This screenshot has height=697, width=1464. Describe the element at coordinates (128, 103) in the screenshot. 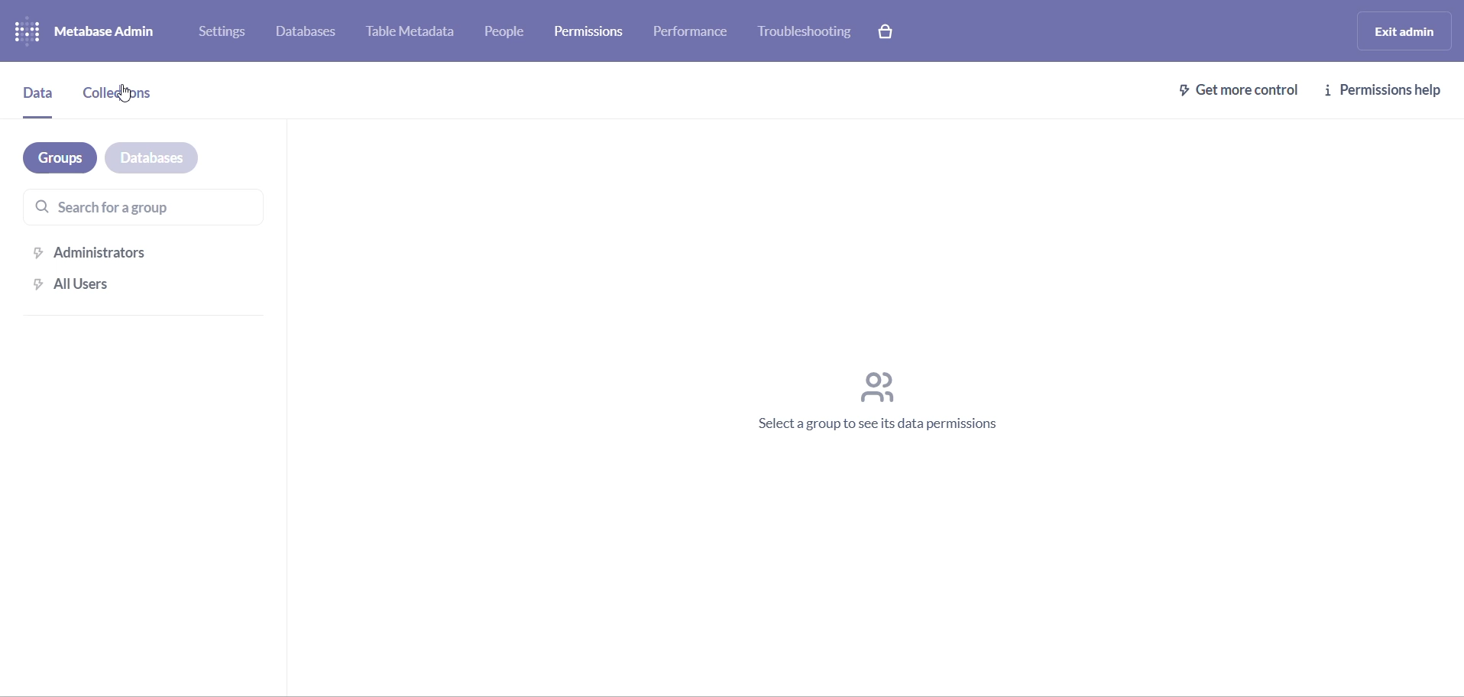

I see `collection` at that location.